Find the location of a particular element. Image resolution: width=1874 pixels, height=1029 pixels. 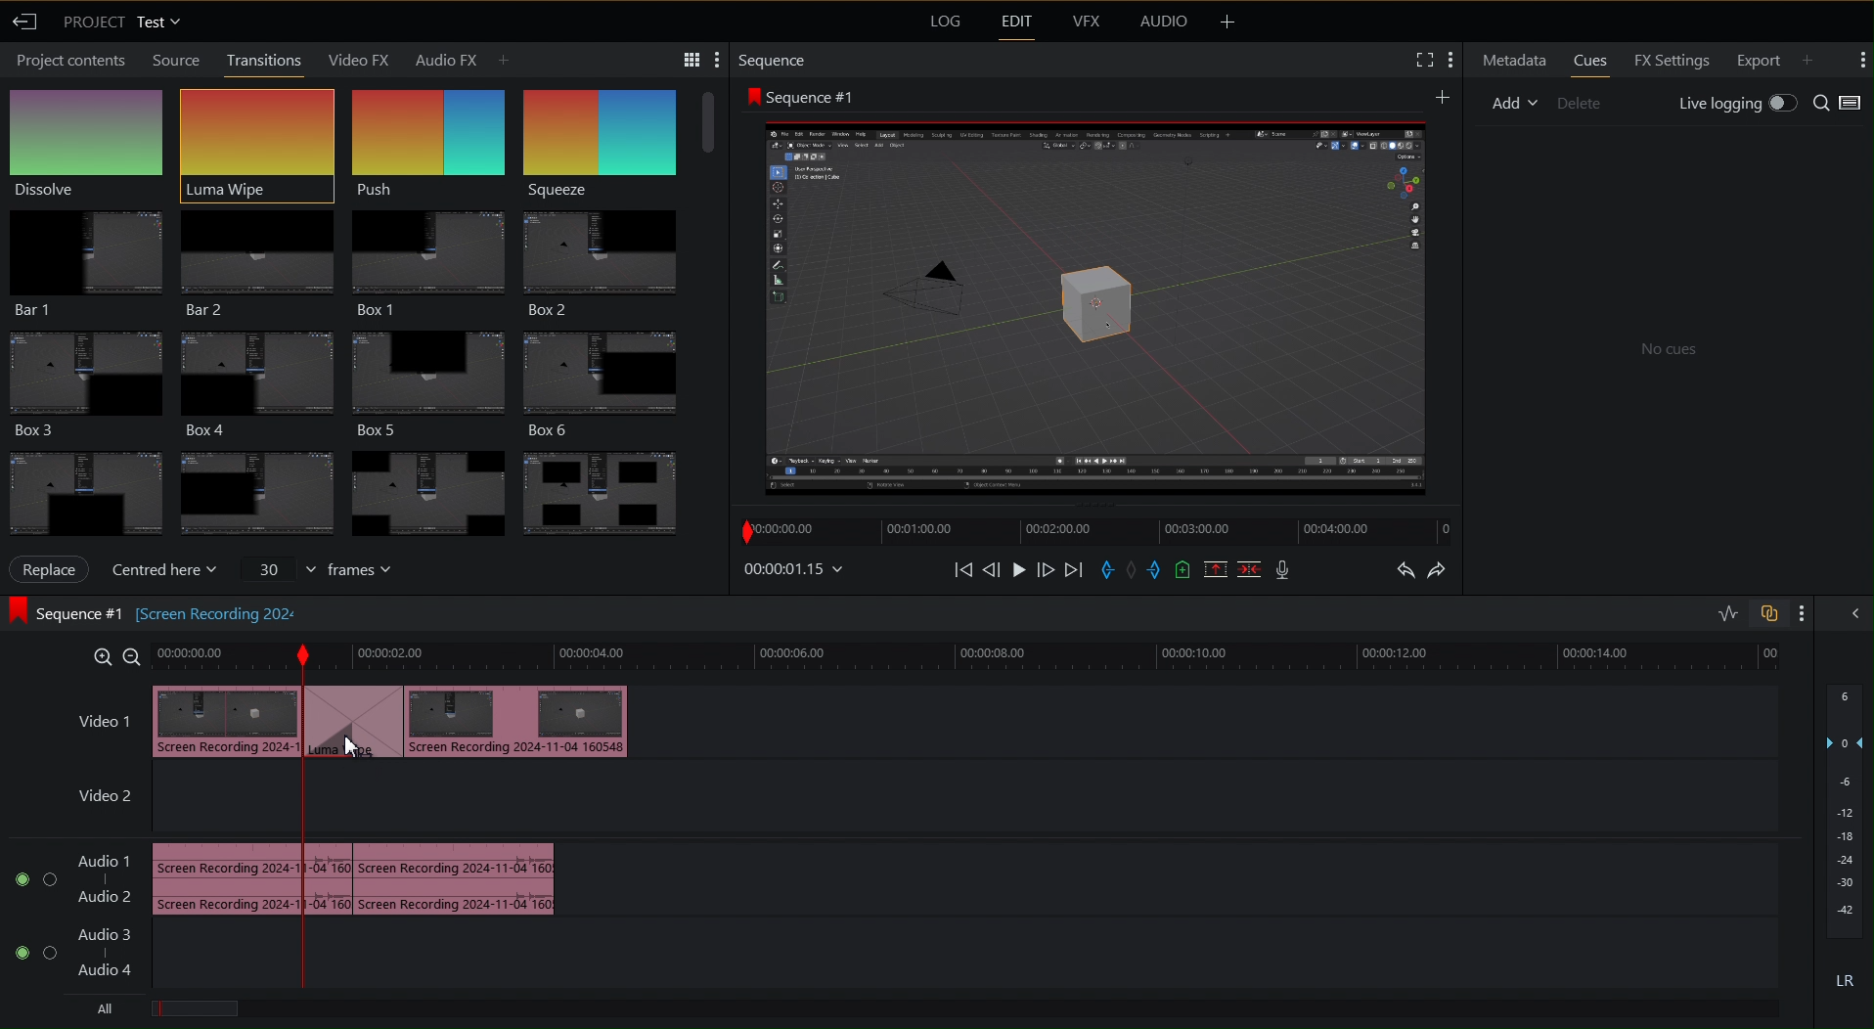

More is located at coordinates (1801, 614).